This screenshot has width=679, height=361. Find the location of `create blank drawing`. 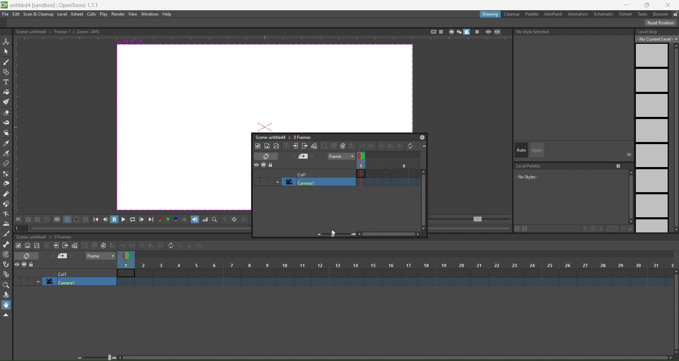

create blank drawing is located at coordinates (89, 245).